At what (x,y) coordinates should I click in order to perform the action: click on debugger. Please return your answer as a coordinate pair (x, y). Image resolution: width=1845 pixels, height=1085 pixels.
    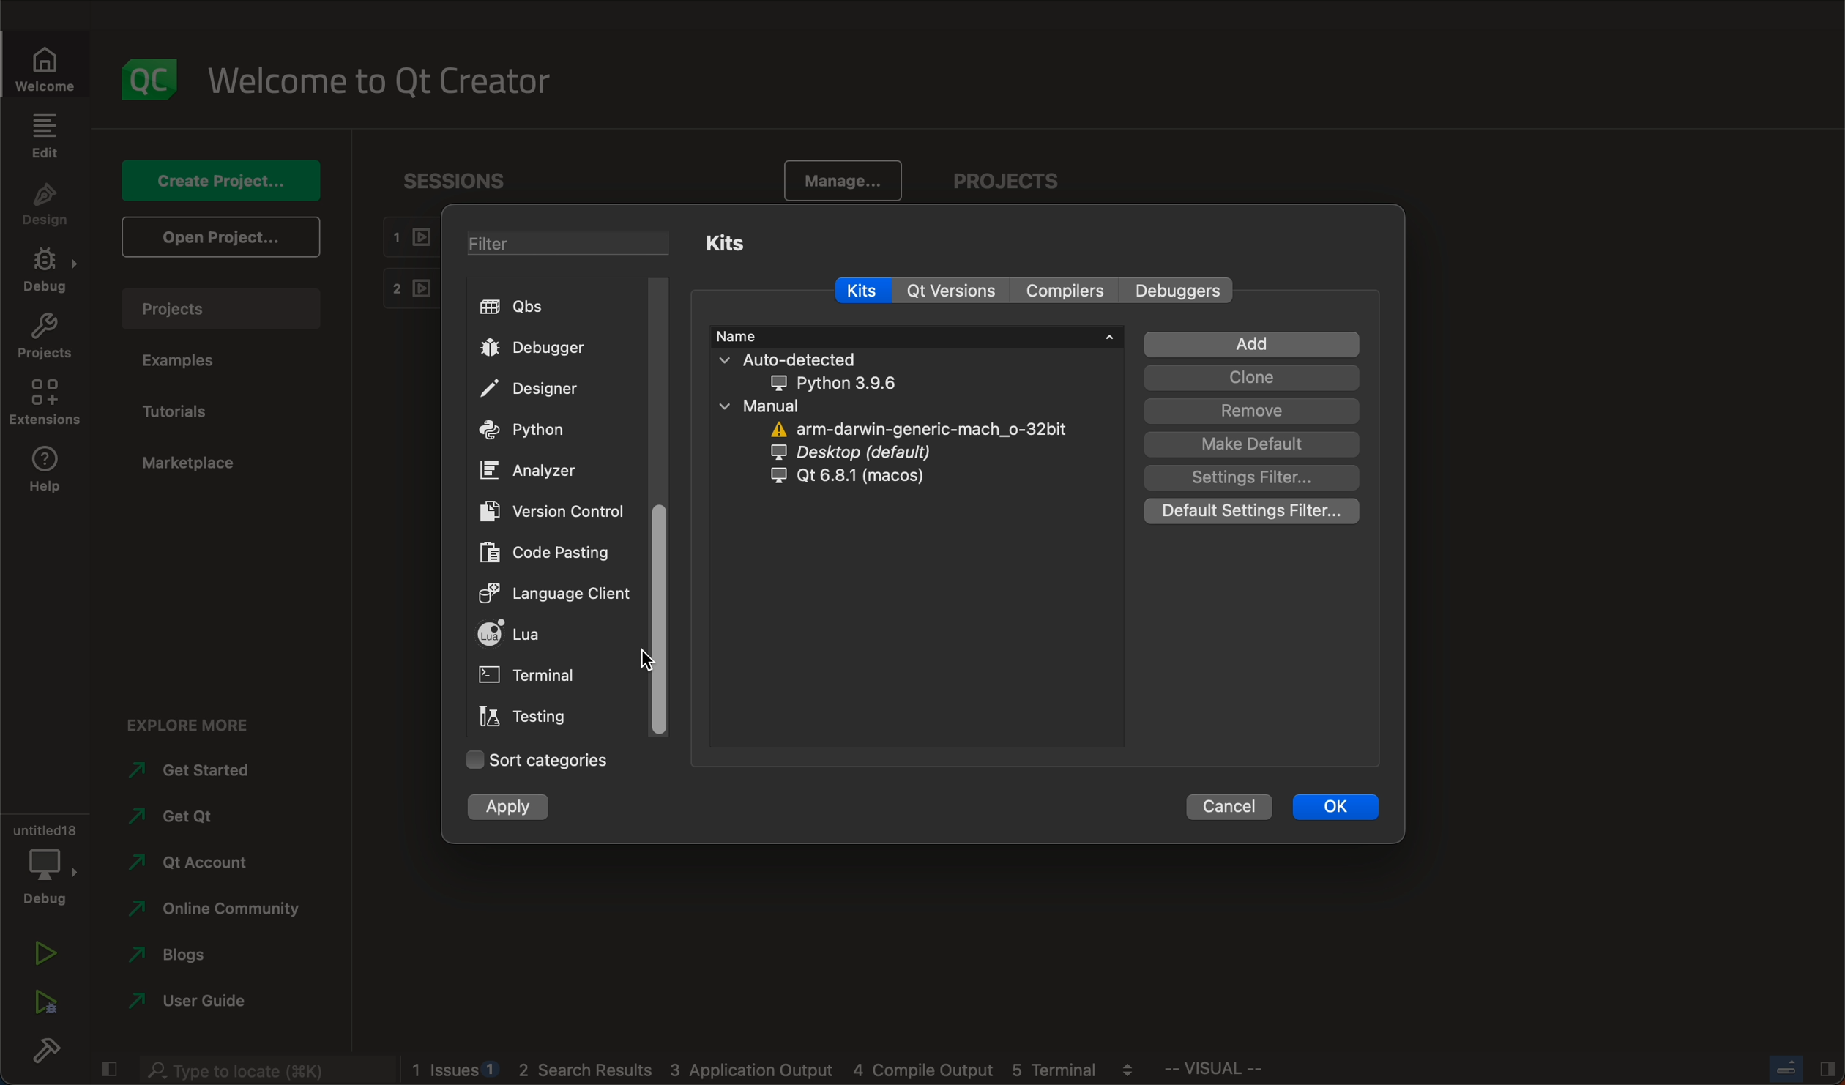
    Looking at the image, I should click on (547, 348).